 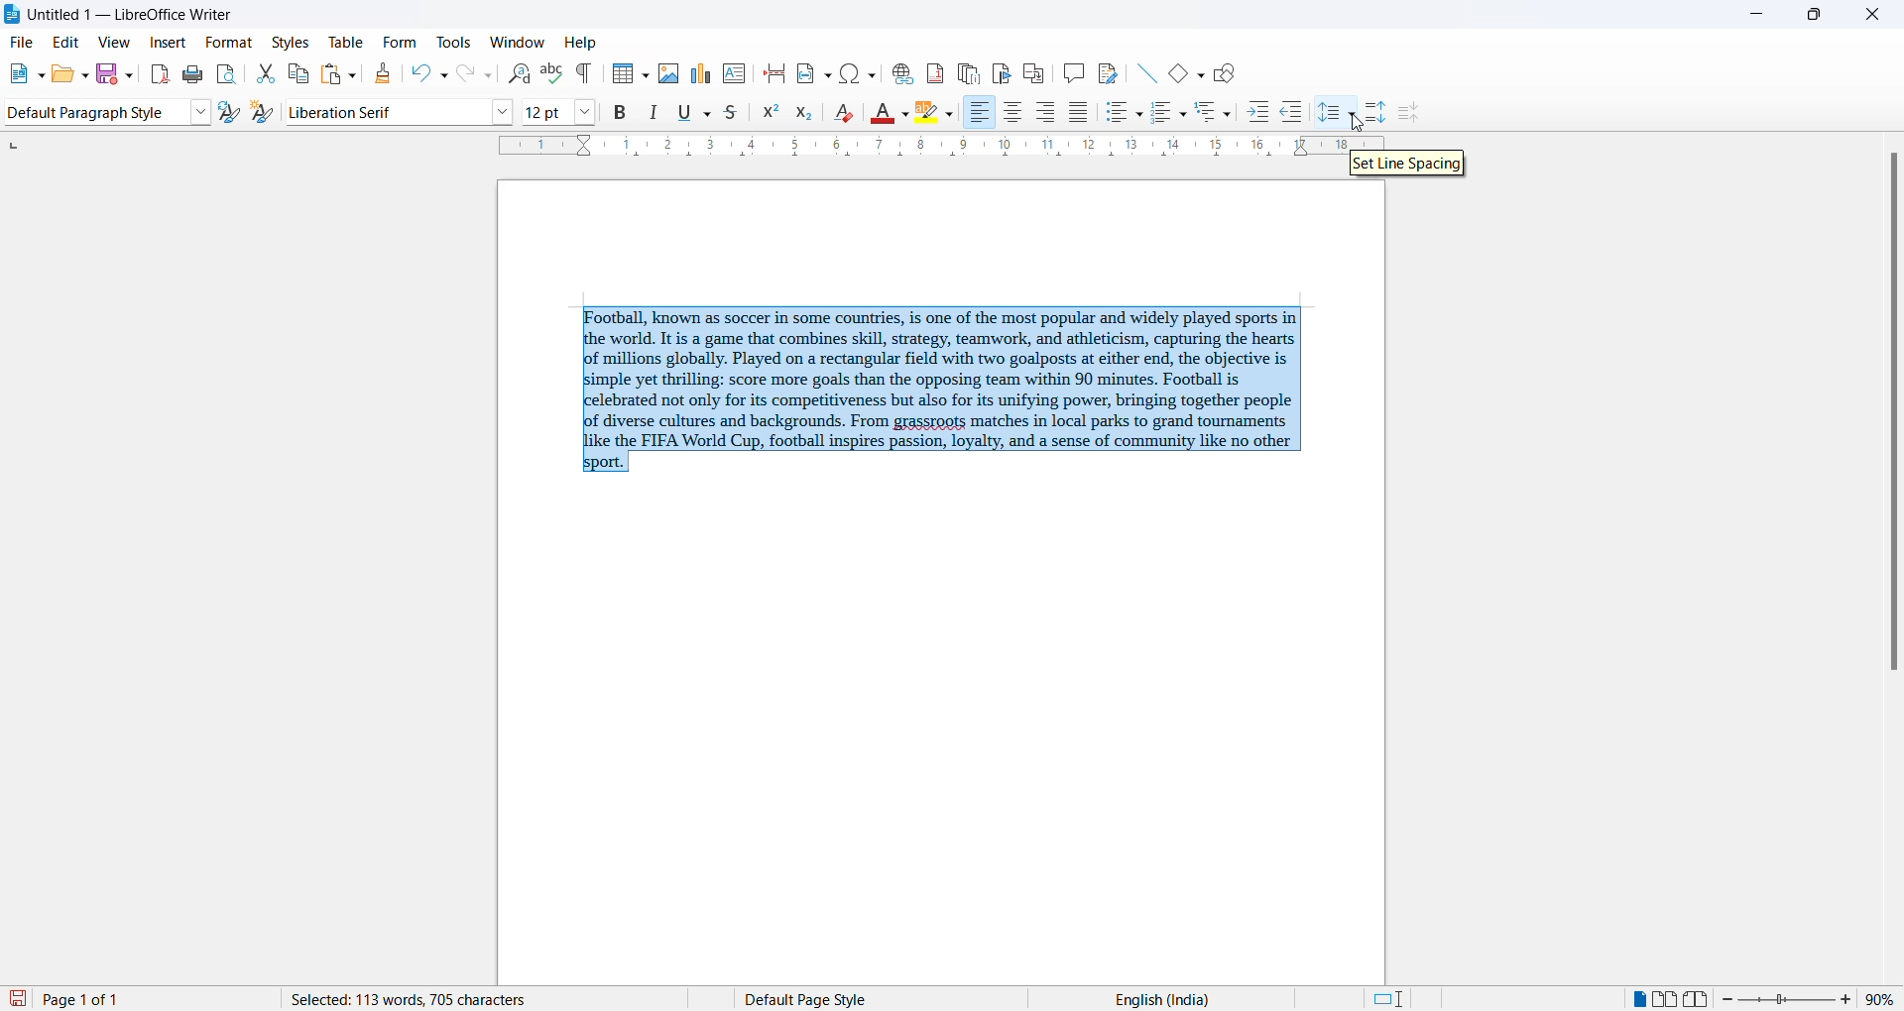 I want to click on copy, so click(x=298, y=74).